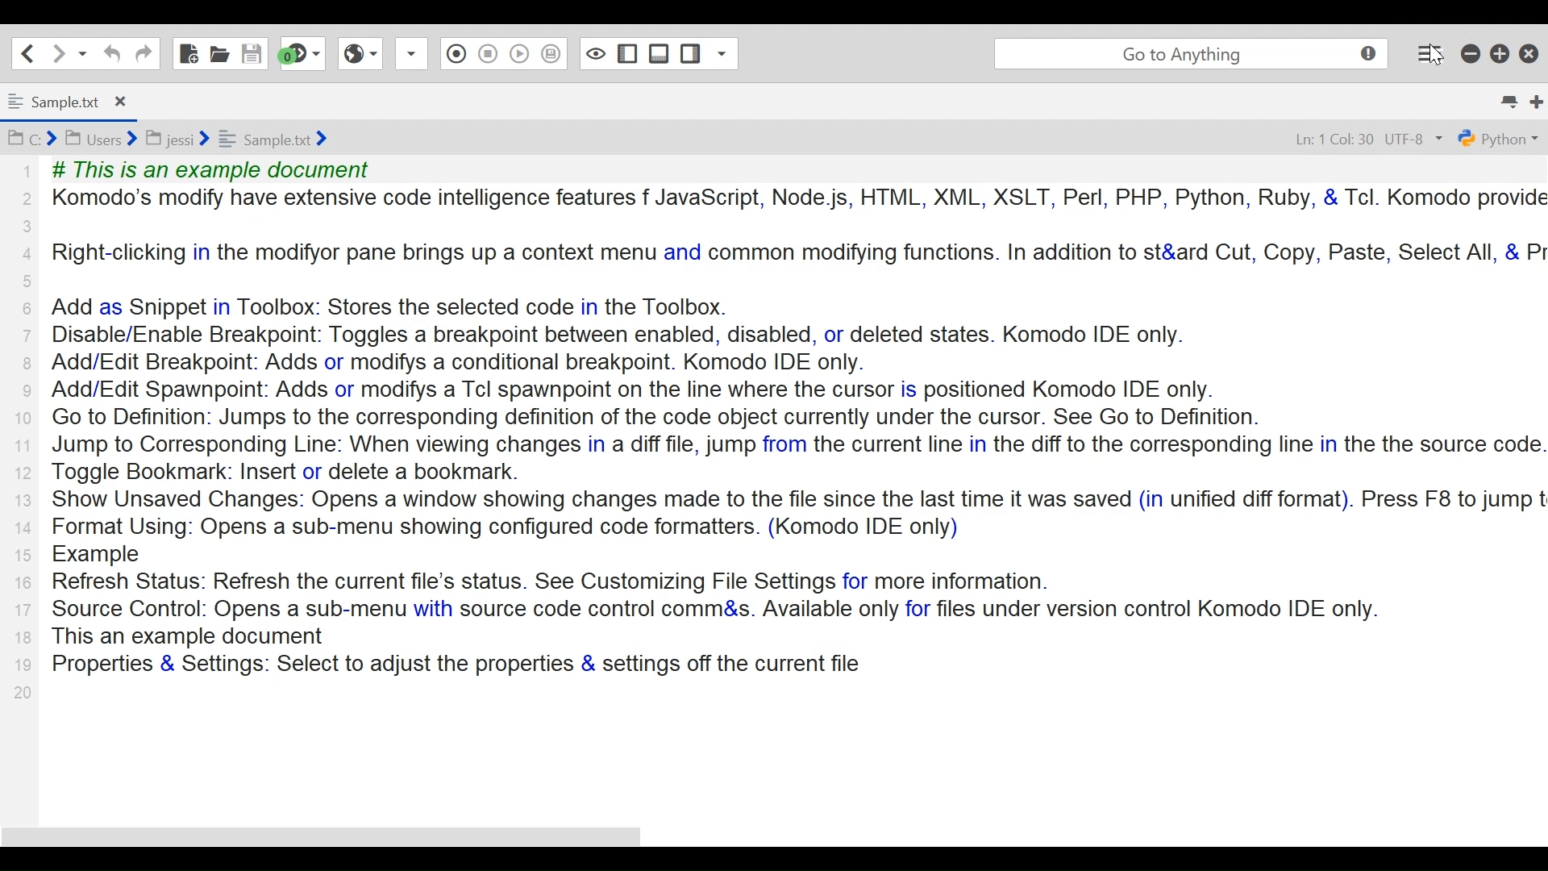 The height and width of the screenshot is (871, 1548). I want to click on Bcd BI users Bjessi ¥ = Sampletxt, so click(195, 140).